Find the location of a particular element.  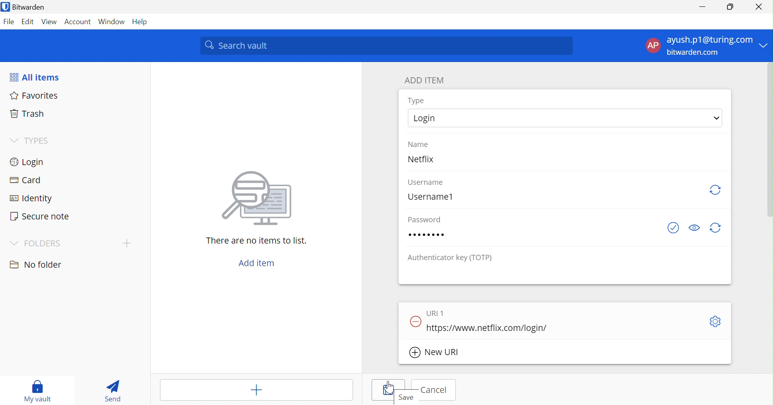

All items is located at coordinates (35, 76).